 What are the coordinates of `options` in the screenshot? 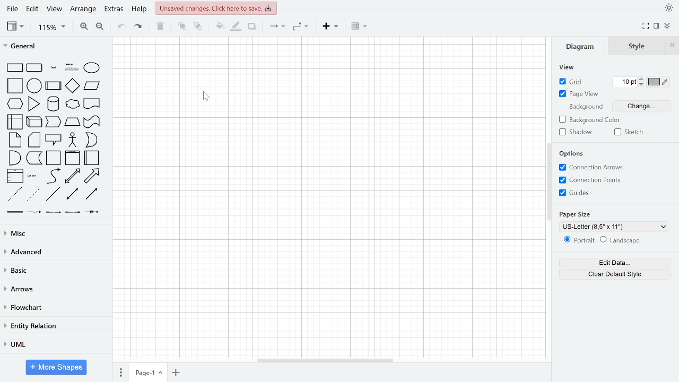 It's located at (574, 153).